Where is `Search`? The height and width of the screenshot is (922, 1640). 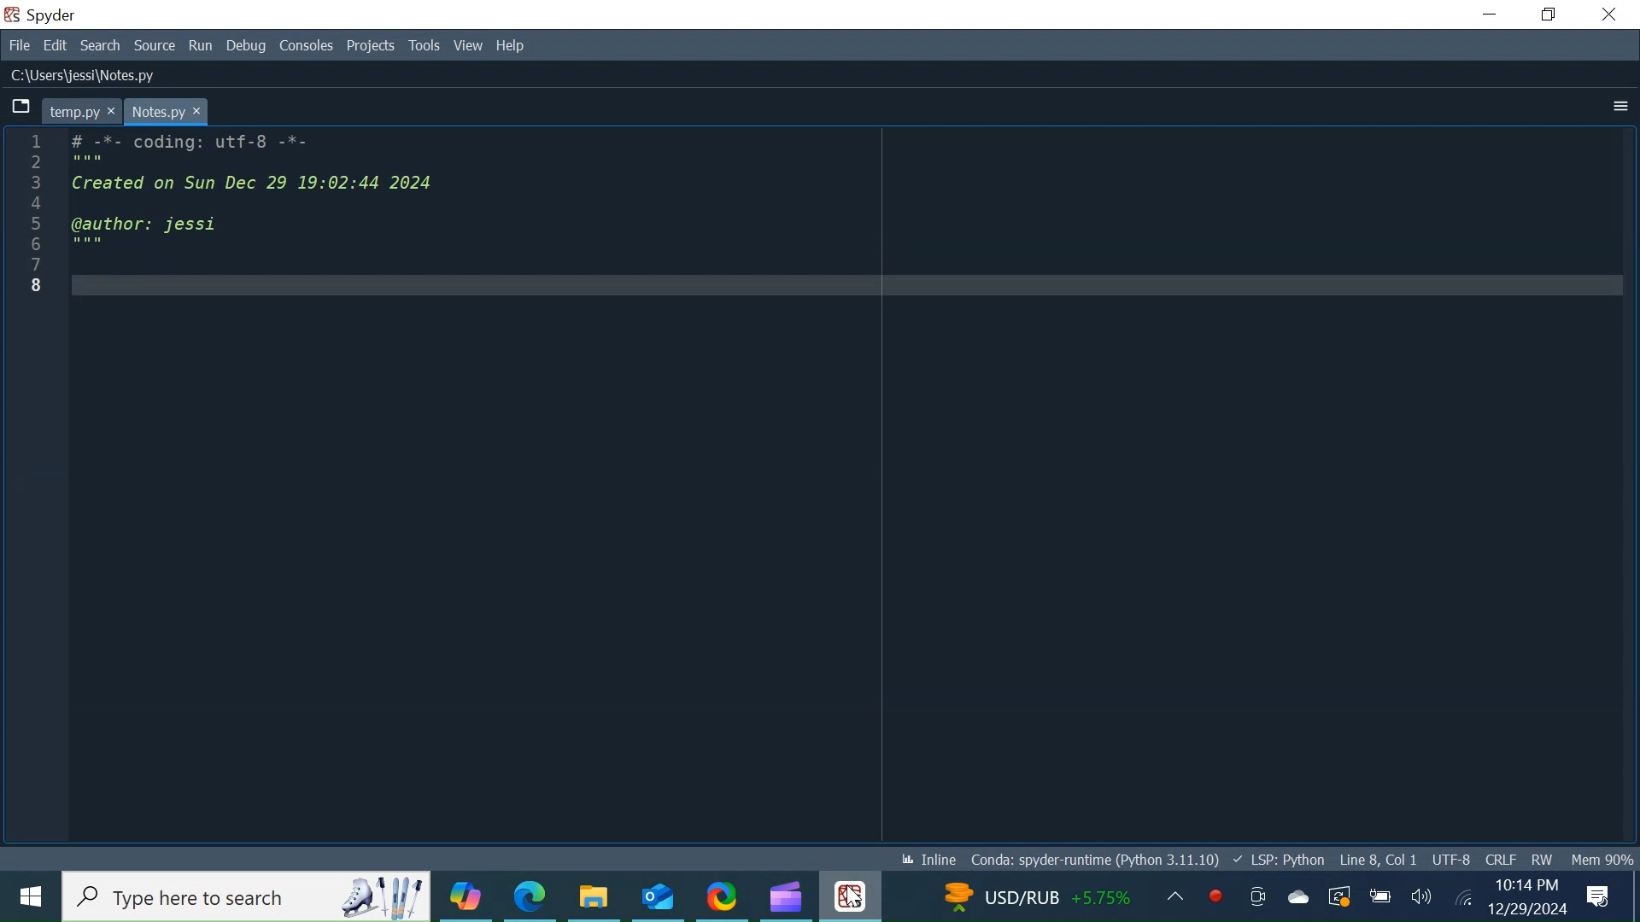 Search is located at coordinates (100, 45).